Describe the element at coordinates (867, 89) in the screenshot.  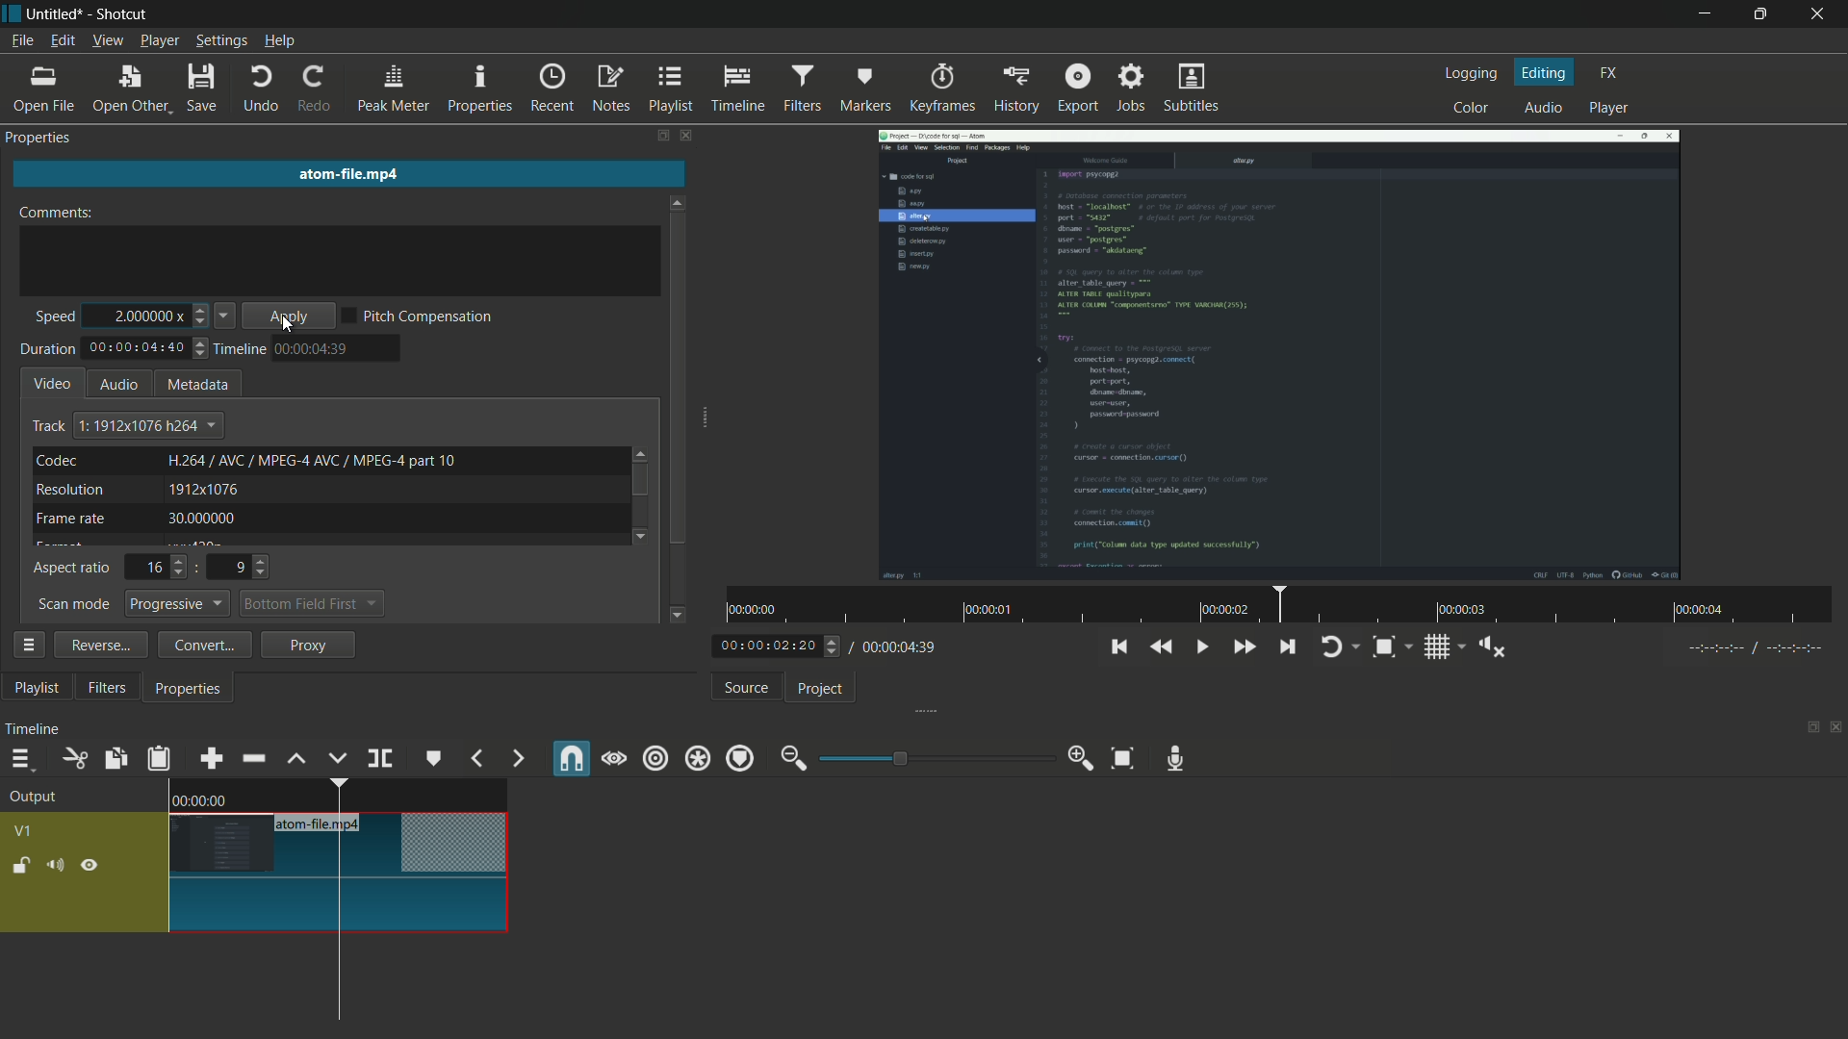
I see `markers` at that location.